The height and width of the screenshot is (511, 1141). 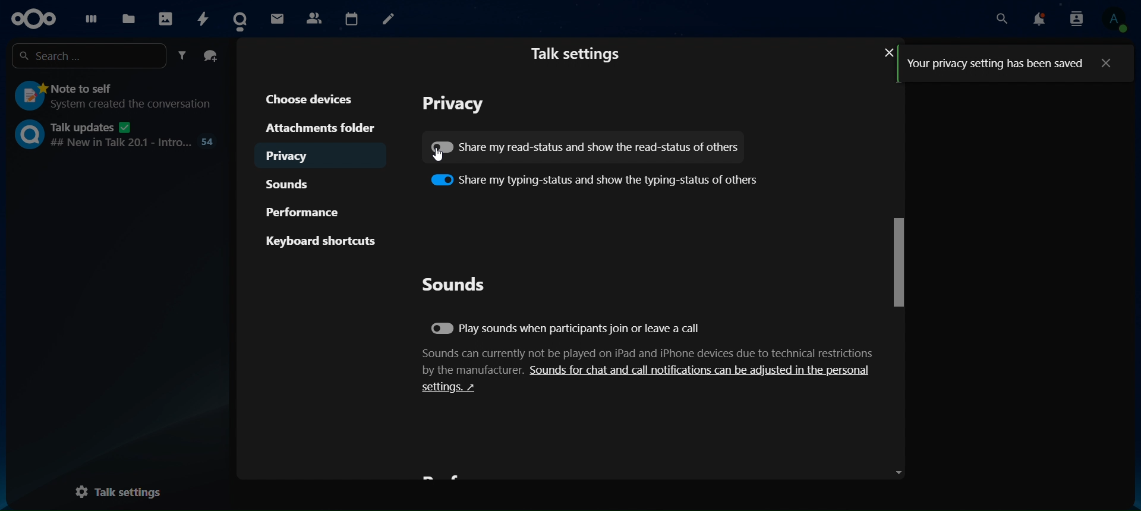 What do you see at coordinates (203, 18) in the screenshot?
I see `activity` at bounding box center [203, 18].